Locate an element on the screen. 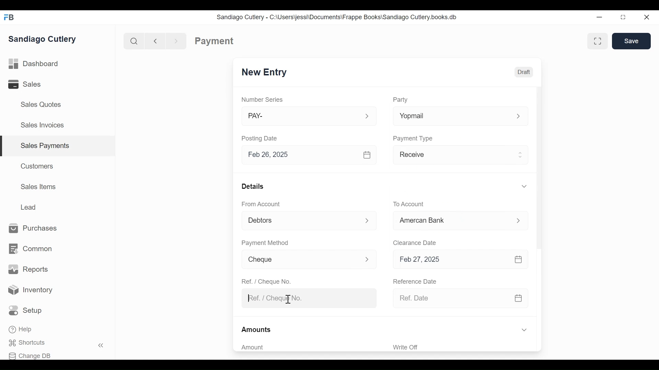 This screenshot has height=370, width=659. | Sales Payments is located at coordinates (58, 146).